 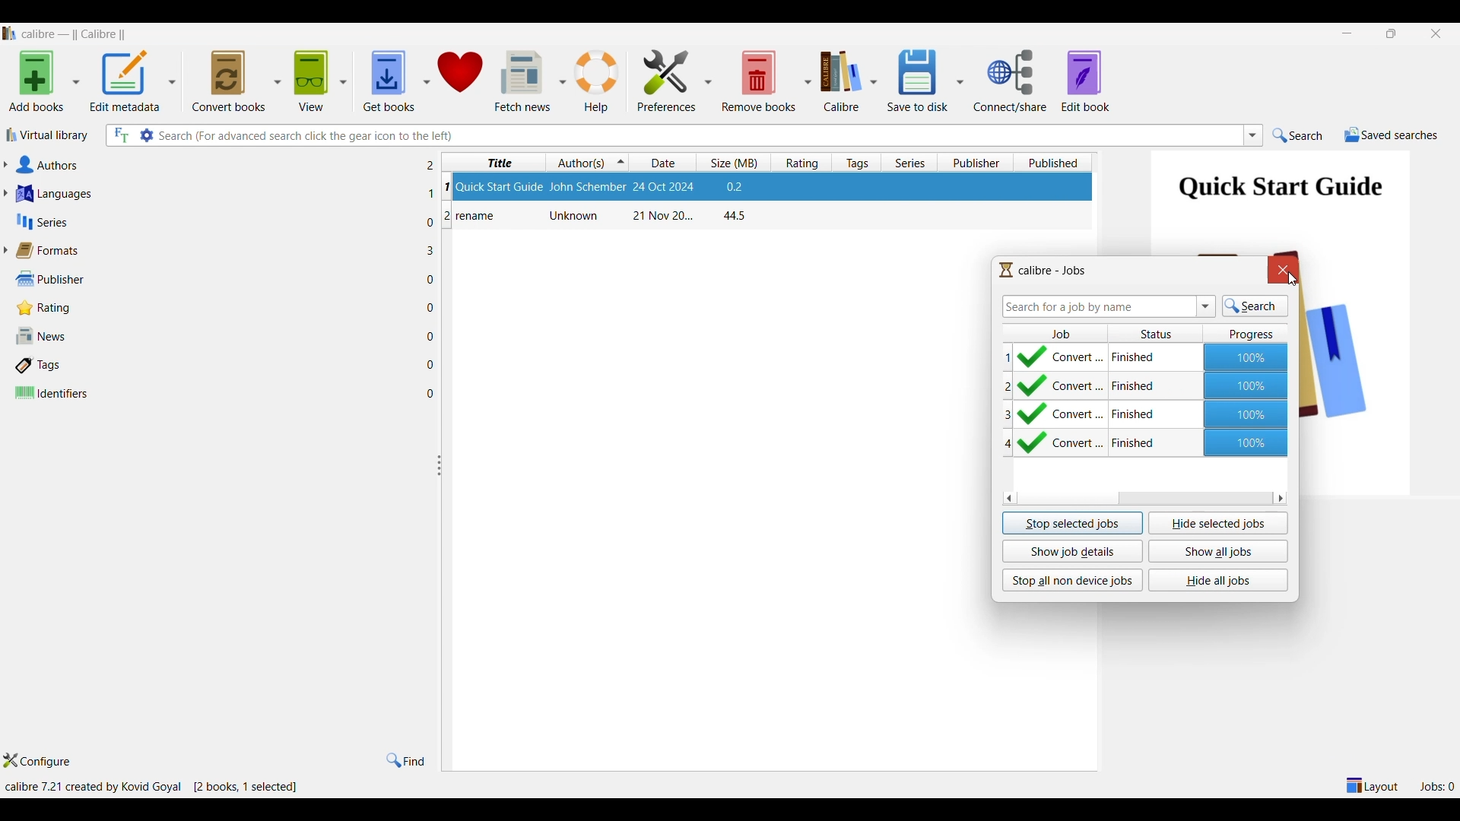 I want to click on Jobs processing new format, so click(x=1434, y=784).